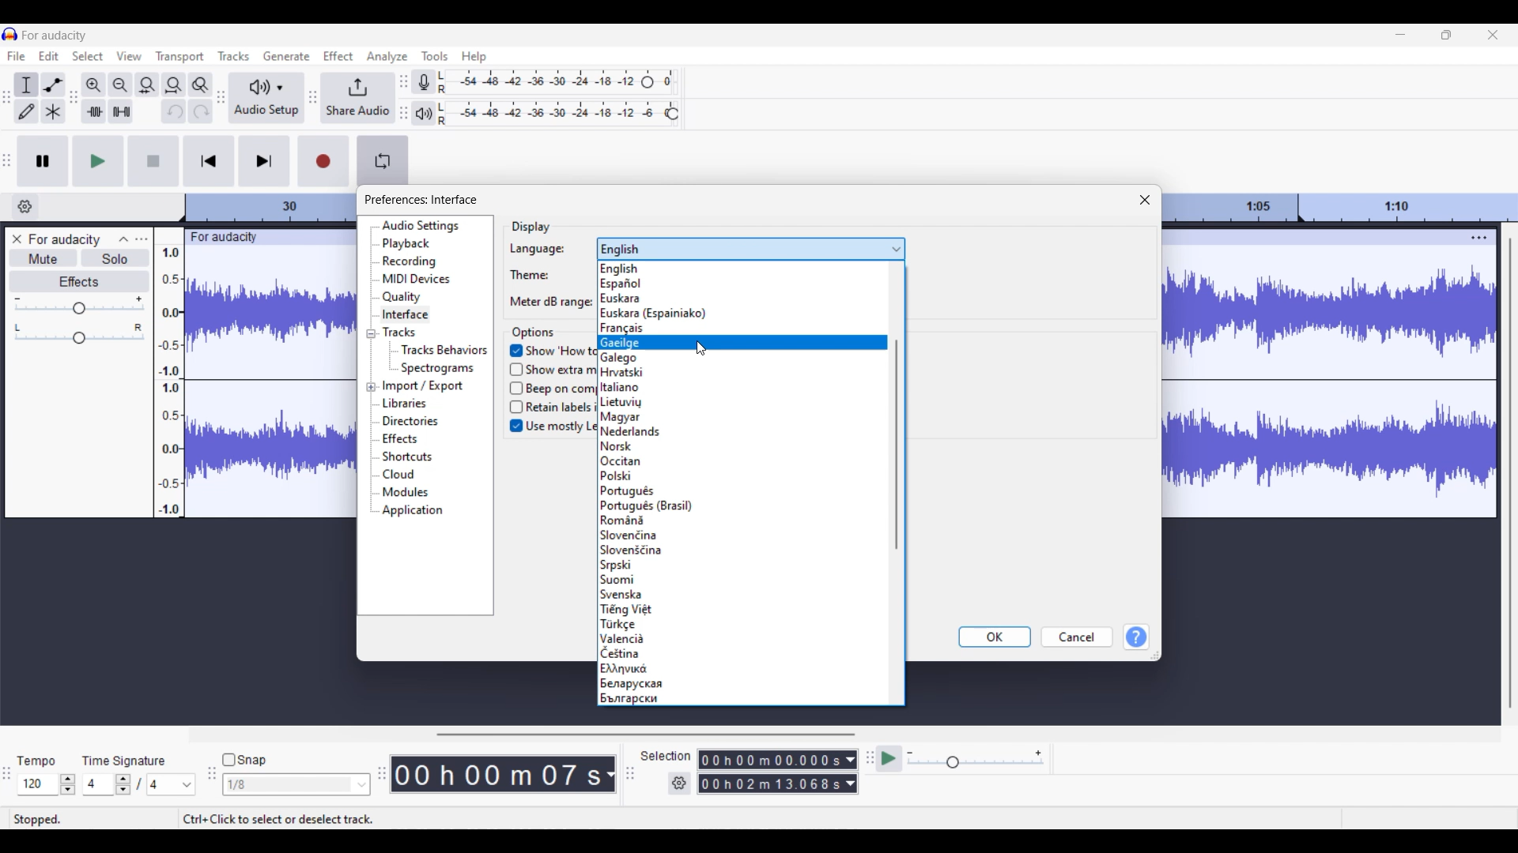 The width and height of the screenshot is (1518, 853). I want to click on Mute, so click(43, 258).